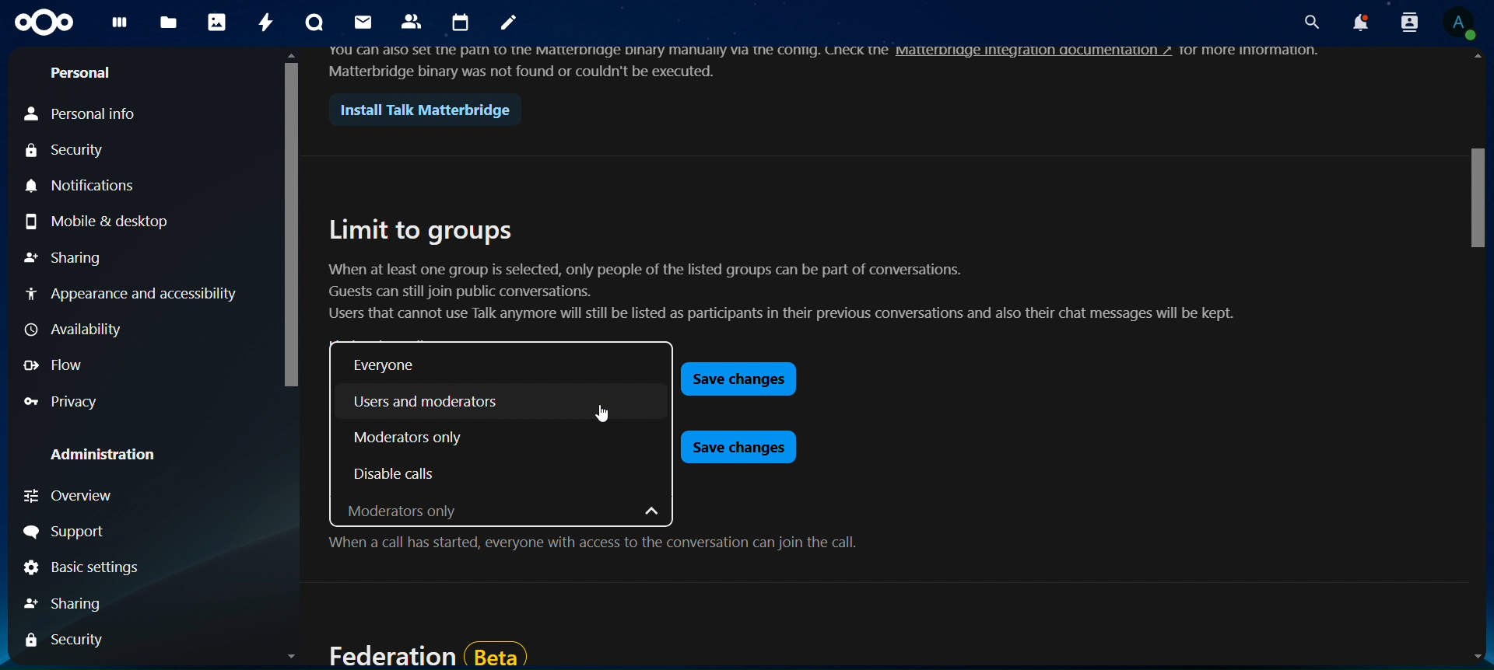  I want to click on calendar, so click(463, 23).